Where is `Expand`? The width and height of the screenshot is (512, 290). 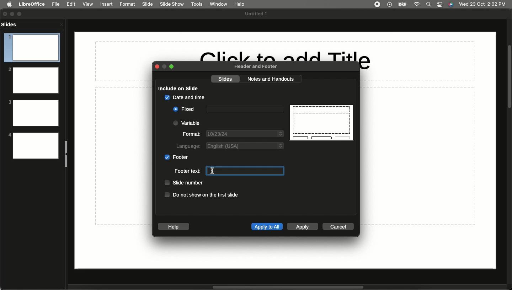 Expand is located at coordinates (174, 66).